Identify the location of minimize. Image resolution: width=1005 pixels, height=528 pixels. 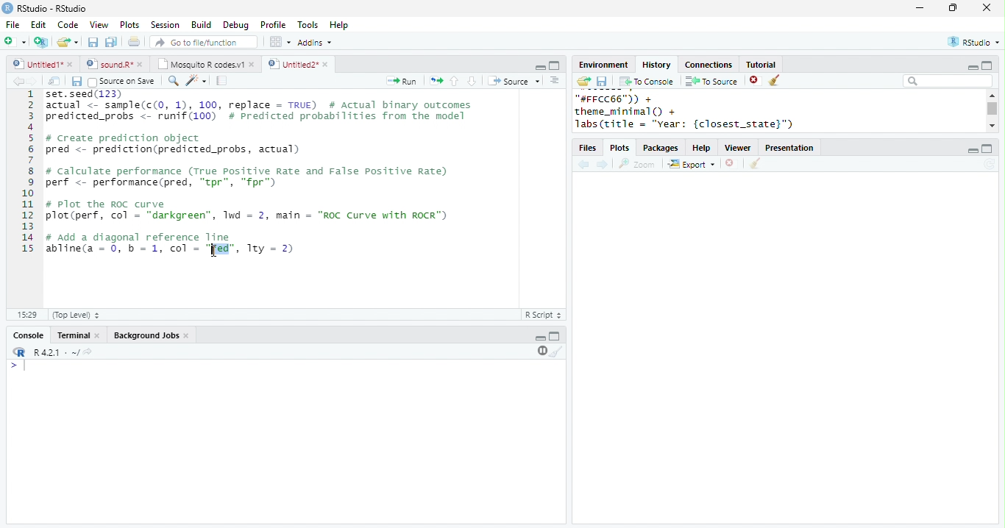
(972, 151).